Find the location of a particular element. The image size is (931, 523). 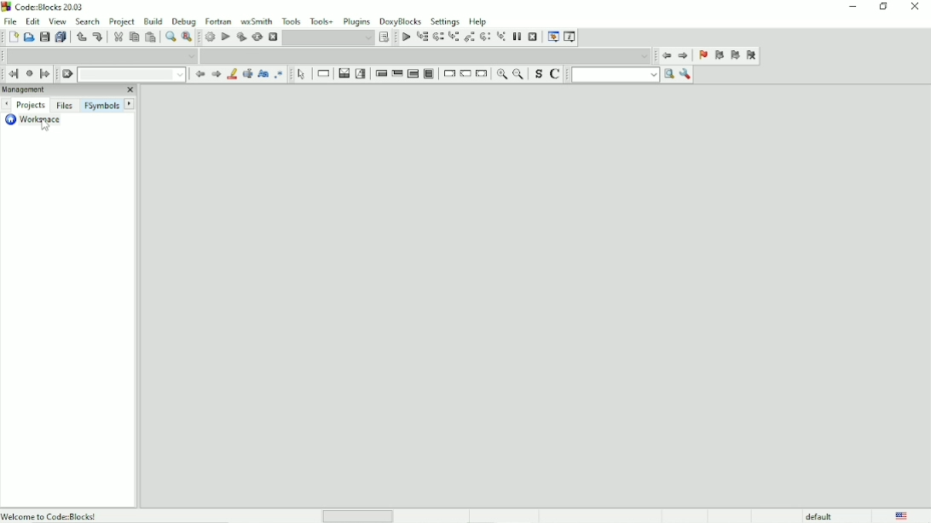

Run to cursor is located at coordinates (423, 38).